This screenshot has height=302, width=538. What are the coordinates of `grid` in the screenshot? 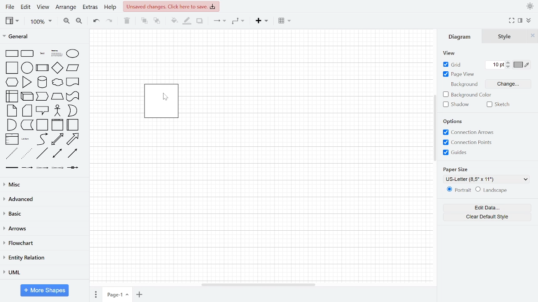 It's located at (453, 64).